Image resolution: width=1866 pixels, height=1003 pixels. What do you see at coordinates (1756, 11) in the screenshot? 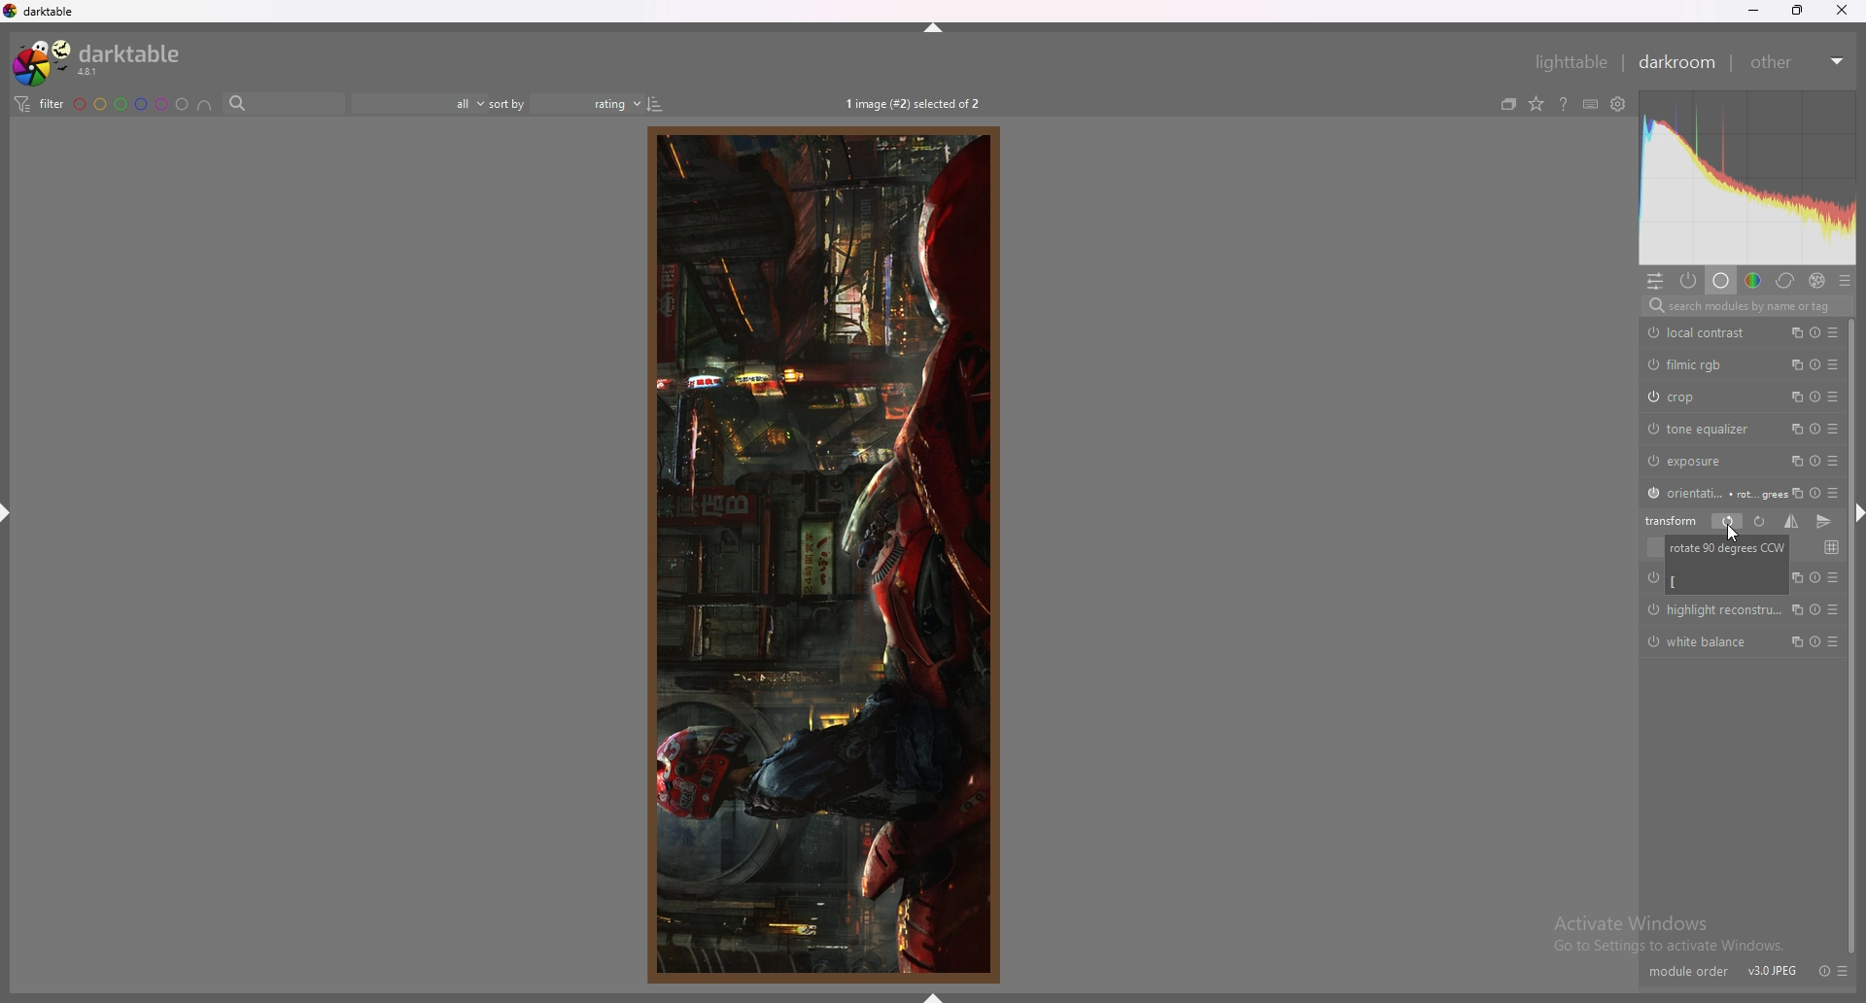
I see `minimize` at bounding box center [1756, 11].